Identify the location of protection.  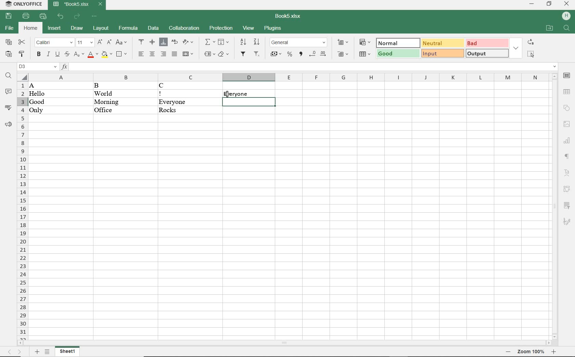
(222, 29).